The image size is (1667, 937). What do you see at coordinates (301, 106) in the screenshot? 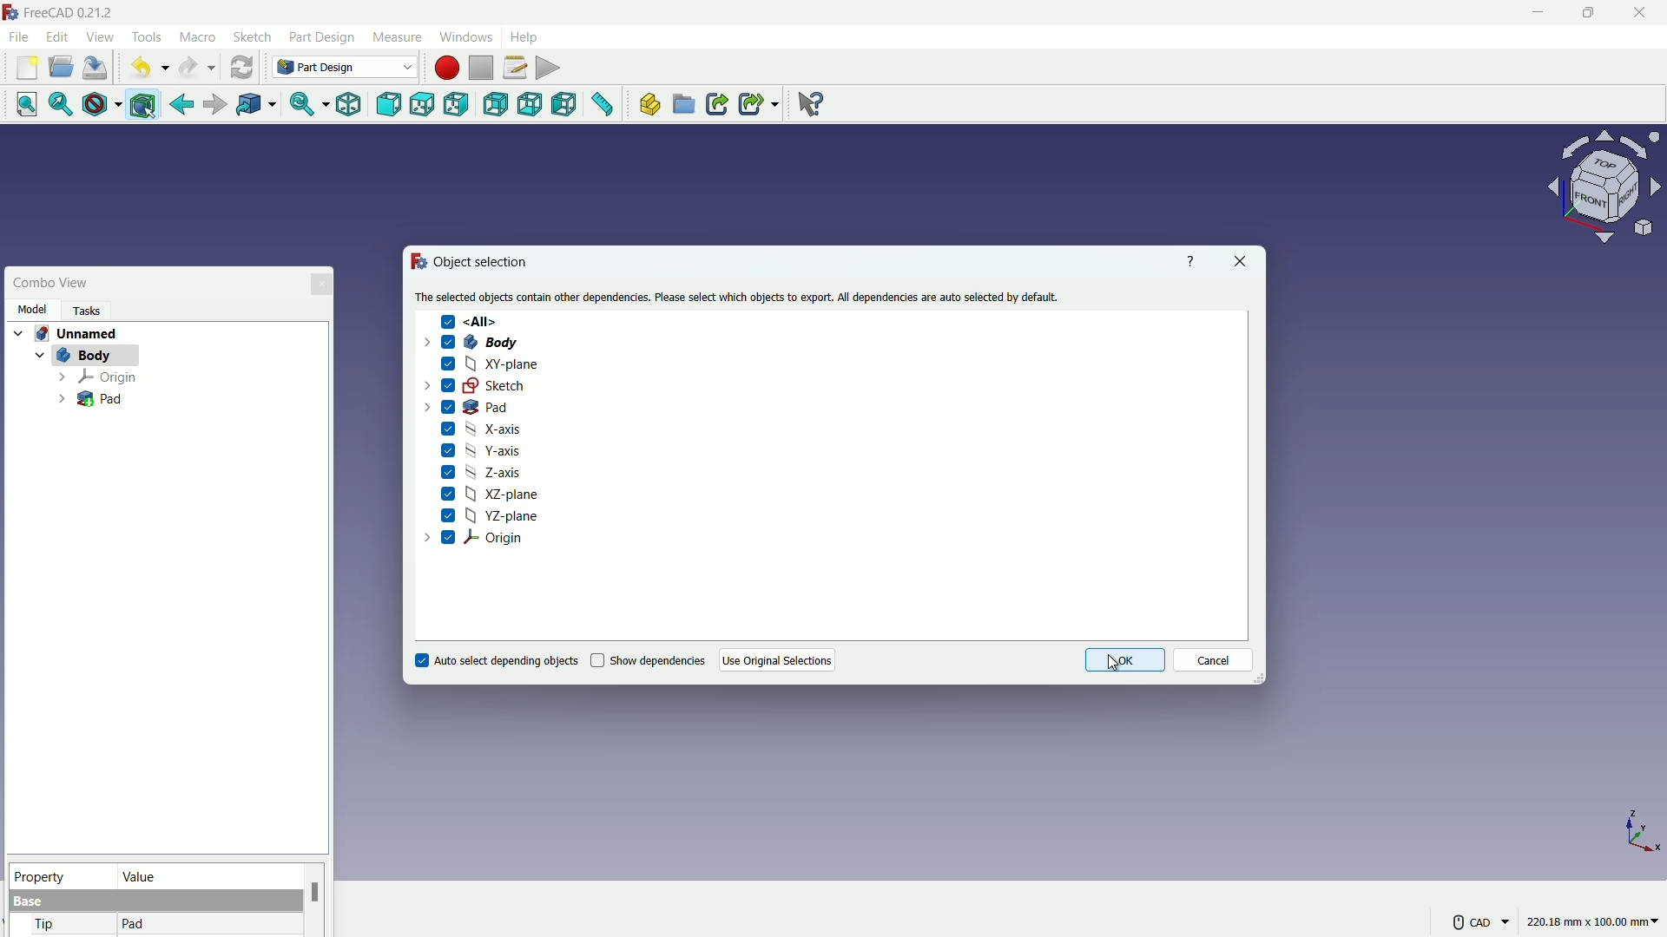
I see `sync view` at bounding box center [301, 106].